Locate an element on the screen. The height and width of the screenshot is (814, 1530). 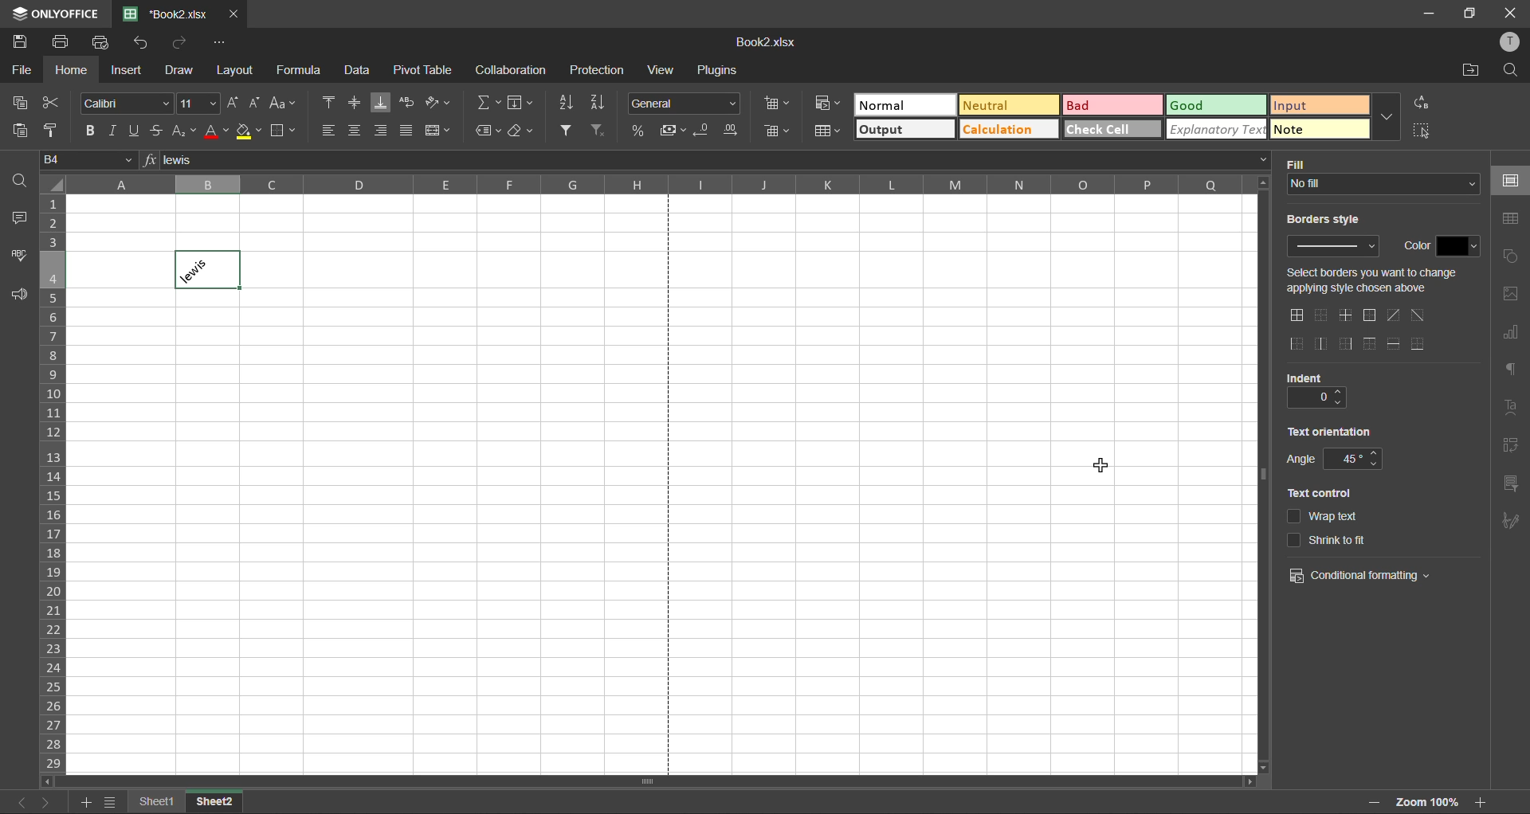
angle is located at coordinates (1299, 461).